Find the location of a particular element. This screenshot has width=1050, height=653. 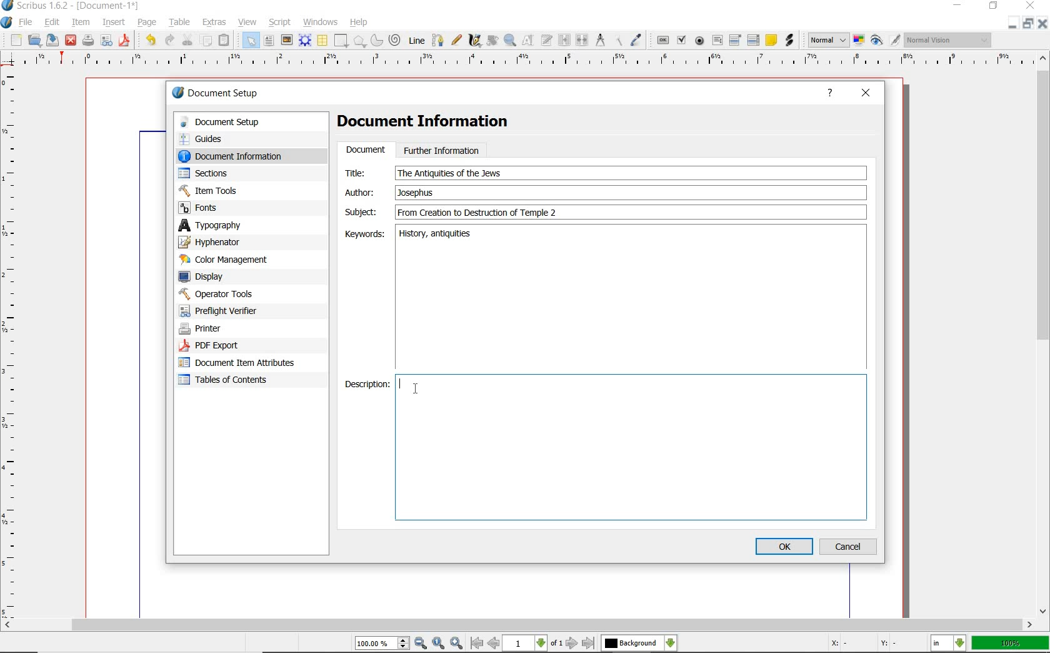

operator tools is located at coordinates (233, 294).